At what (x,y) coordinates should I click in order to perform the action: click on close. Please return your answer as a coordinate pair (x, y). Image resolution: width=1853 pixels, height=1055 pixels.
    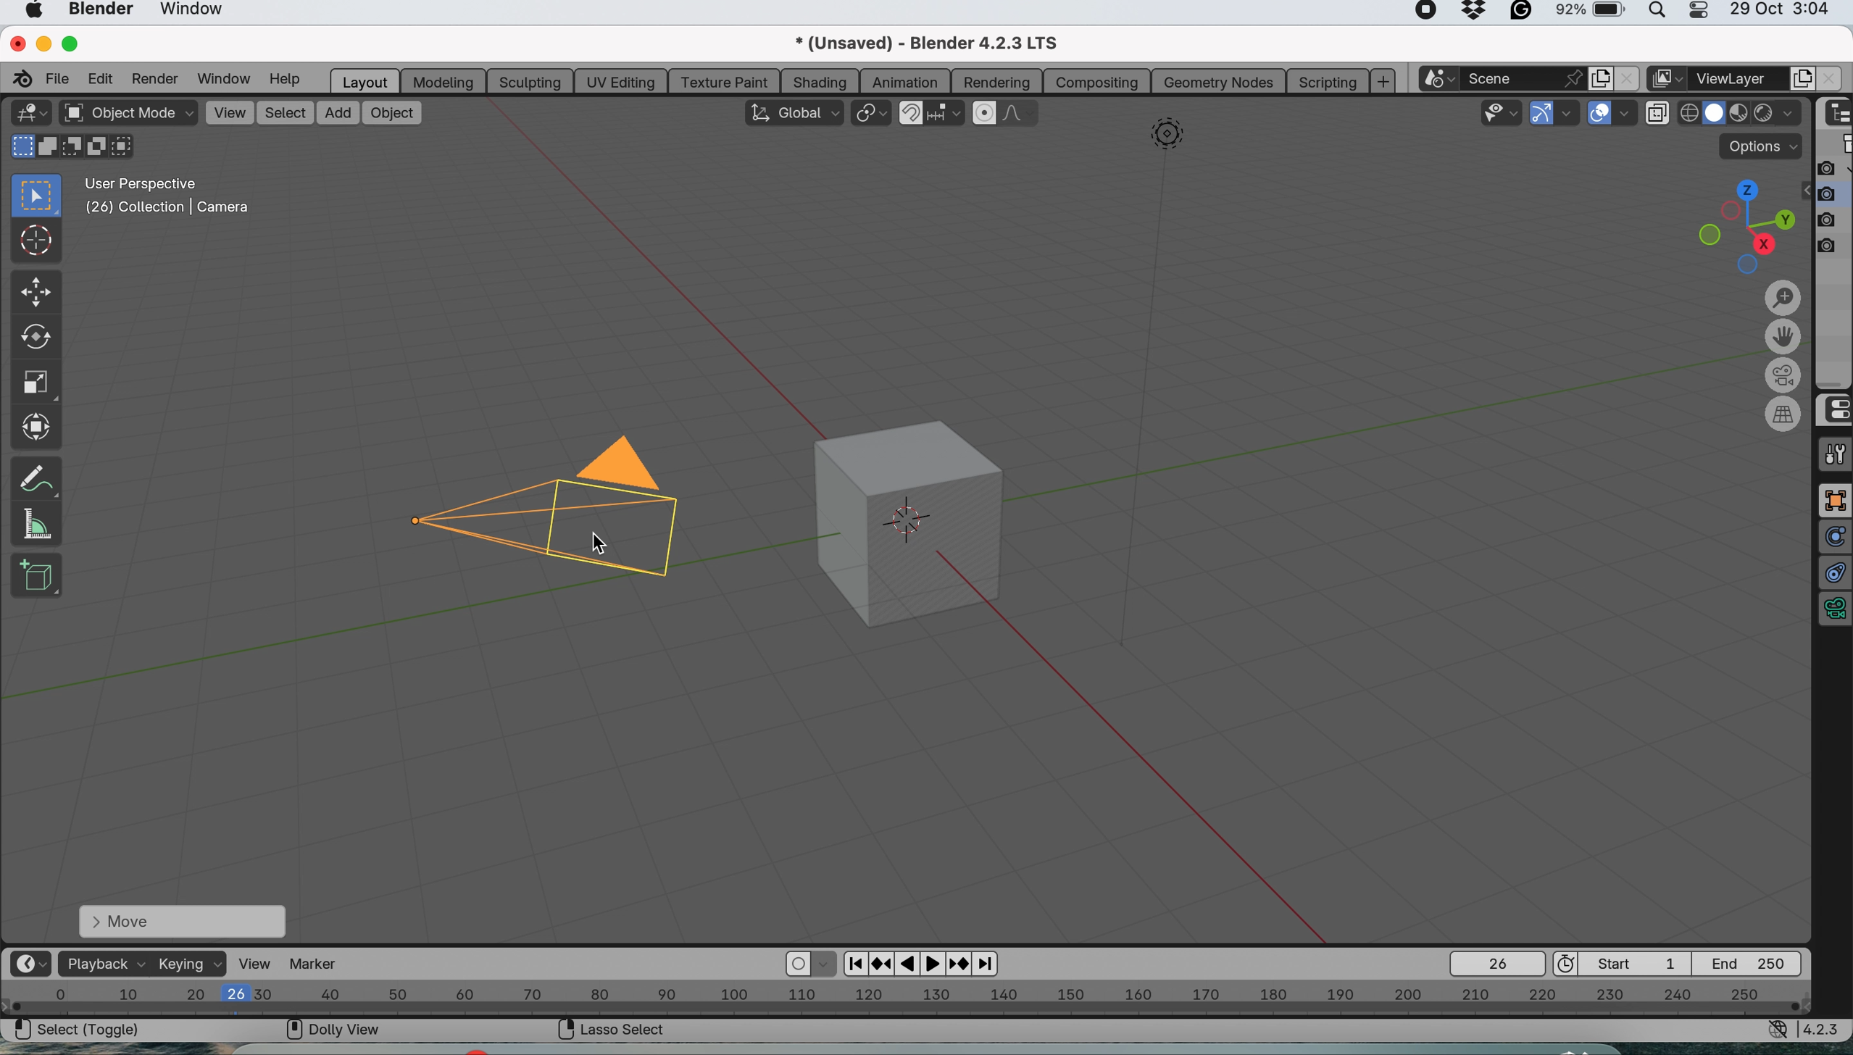
    Looking at the image, I should click on (1625, 78).